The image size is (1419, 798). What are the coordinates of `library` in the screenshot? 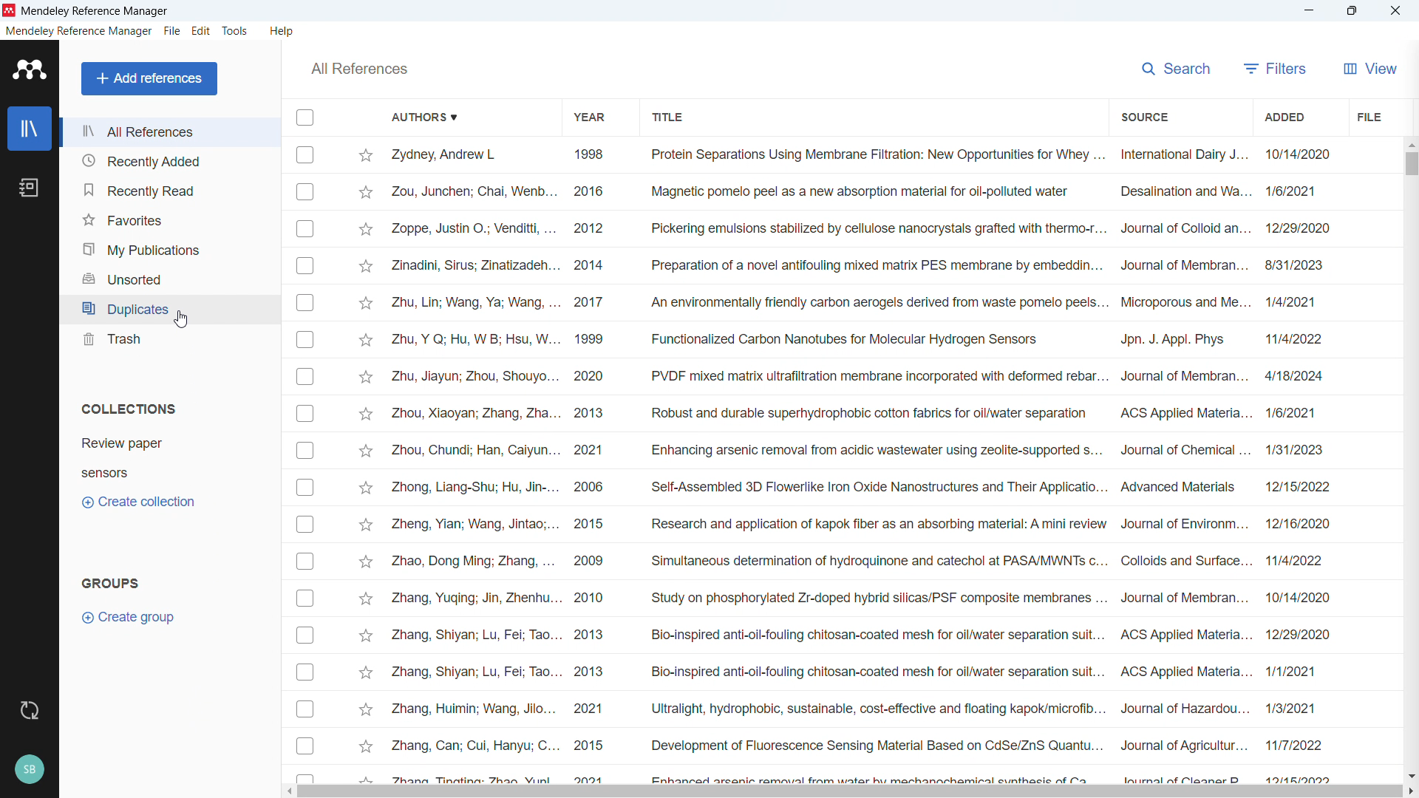 It's located at (30, 129).